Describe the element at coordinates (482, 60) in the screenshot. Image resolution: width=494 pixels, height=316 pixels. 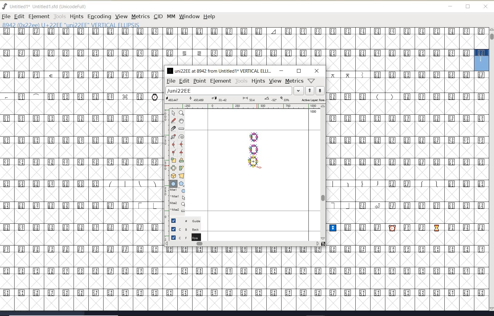
I see `glyph selected` at that location.